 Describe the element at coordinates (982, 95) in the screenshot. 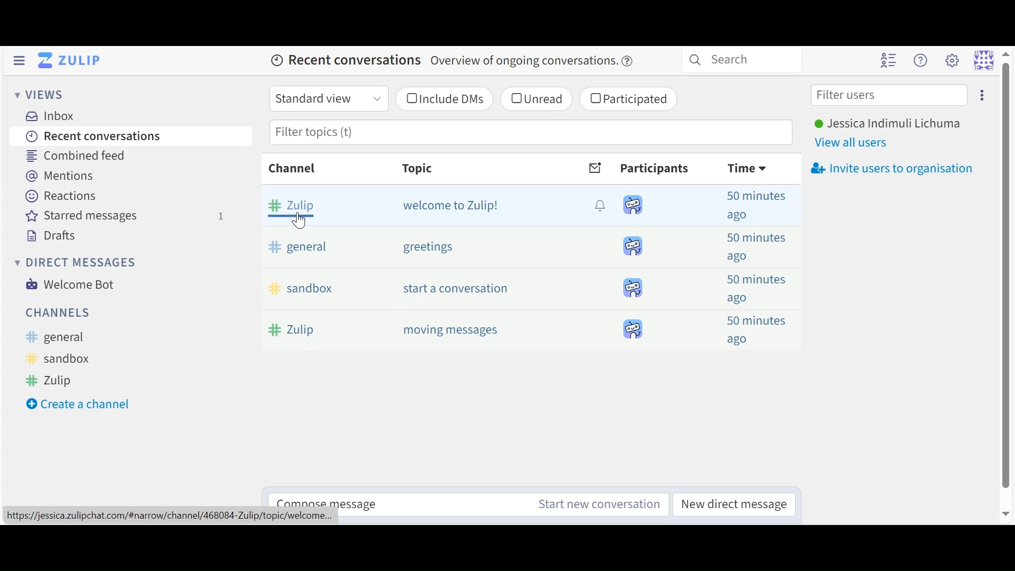

I see `Invite users to conversation` at that location.